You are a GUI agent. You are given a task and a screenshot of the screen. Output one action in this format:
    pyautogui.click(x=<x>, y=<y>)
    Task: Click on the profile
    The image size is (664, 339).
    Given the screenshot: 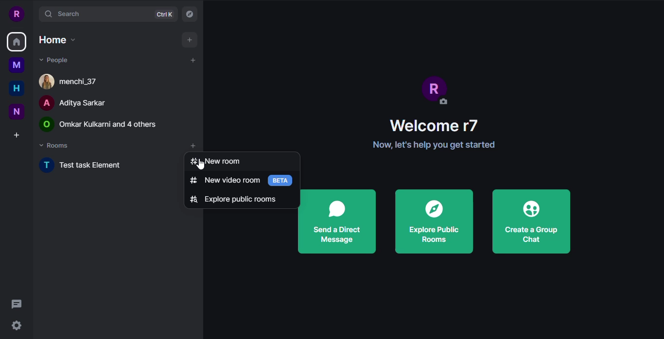 What is the action you would take?
    pyautogui.click(x=16, y=13)
    